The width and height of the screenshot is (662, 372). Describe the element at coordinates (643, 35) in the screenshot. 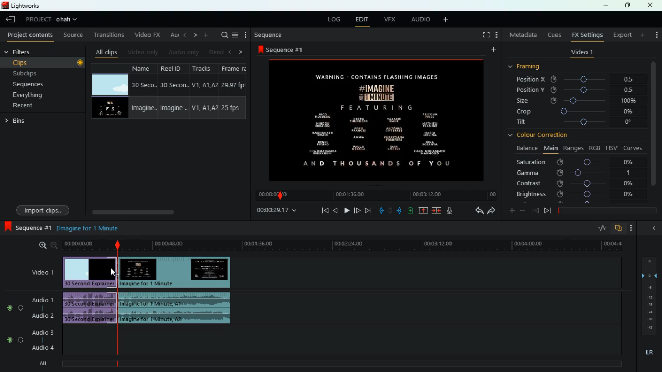

I see `more` at that location.